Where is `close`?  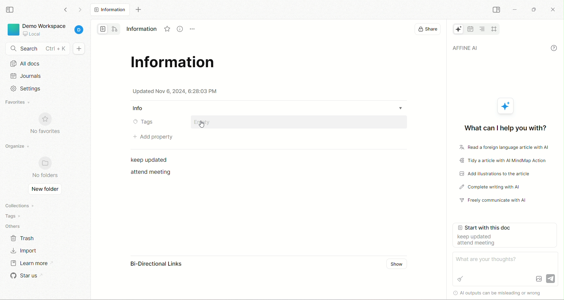
close is located at coordinates (554, 11).